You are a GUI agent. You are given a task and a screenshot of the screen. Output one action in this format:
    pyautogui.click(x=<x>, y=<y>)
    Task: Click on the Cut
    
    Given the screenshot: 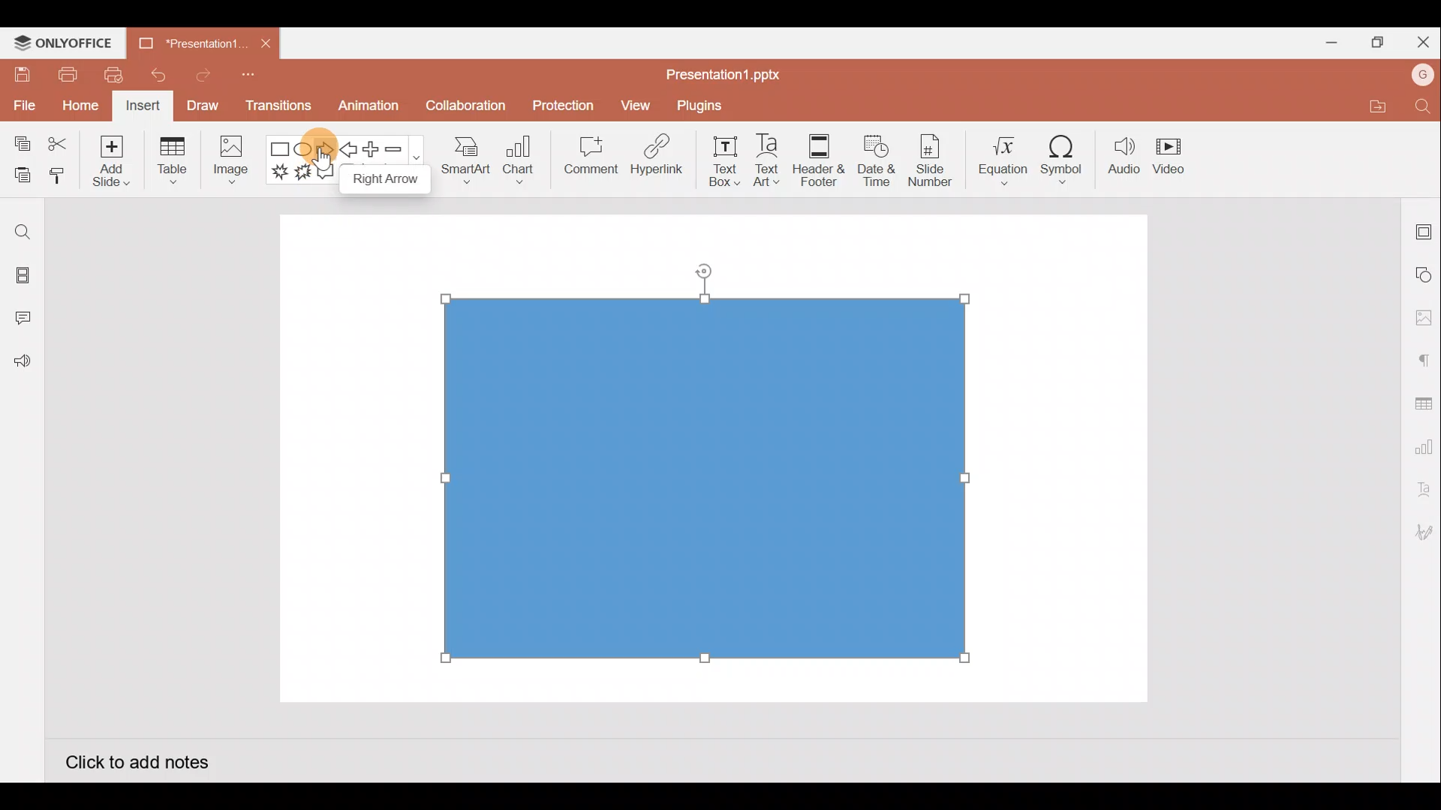 What is the action you would take?
    pyautogui.click(x=59, y=145)
    